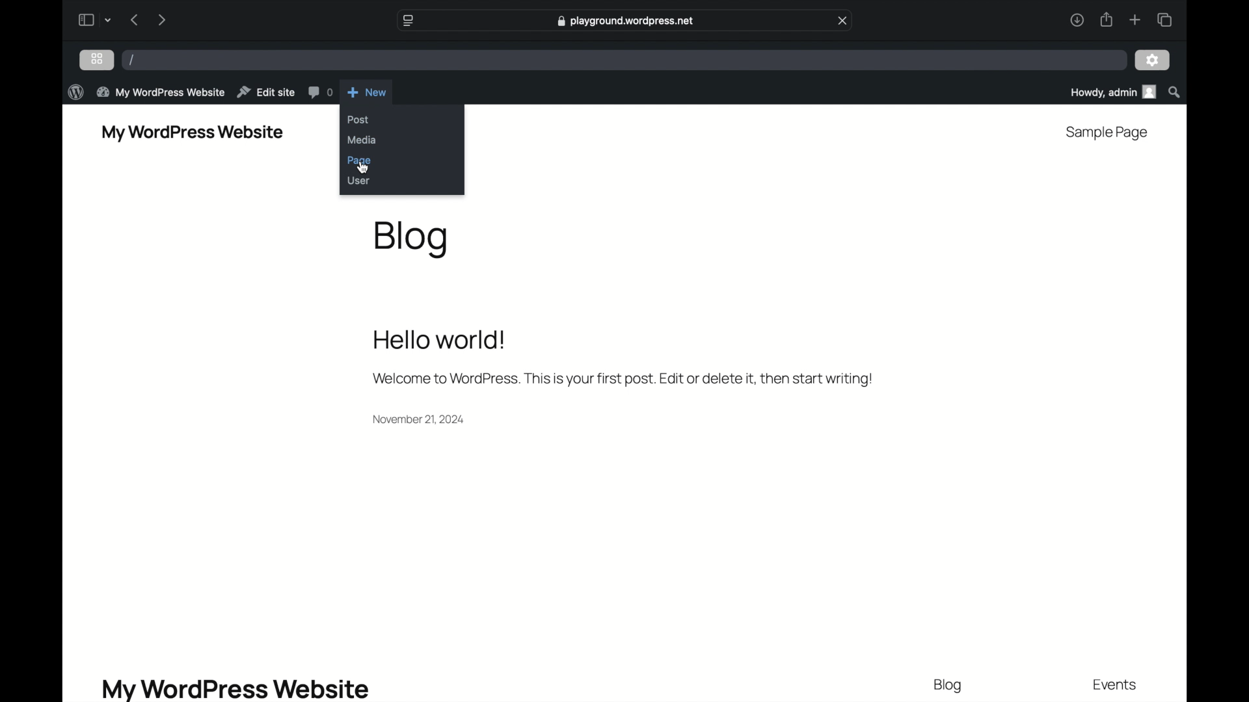 The height and width of the screenshot is (702, 1249). What do you see at coordinates (320, 92) in the screenshot?
I see `comments` at bounding box center [320, 92].